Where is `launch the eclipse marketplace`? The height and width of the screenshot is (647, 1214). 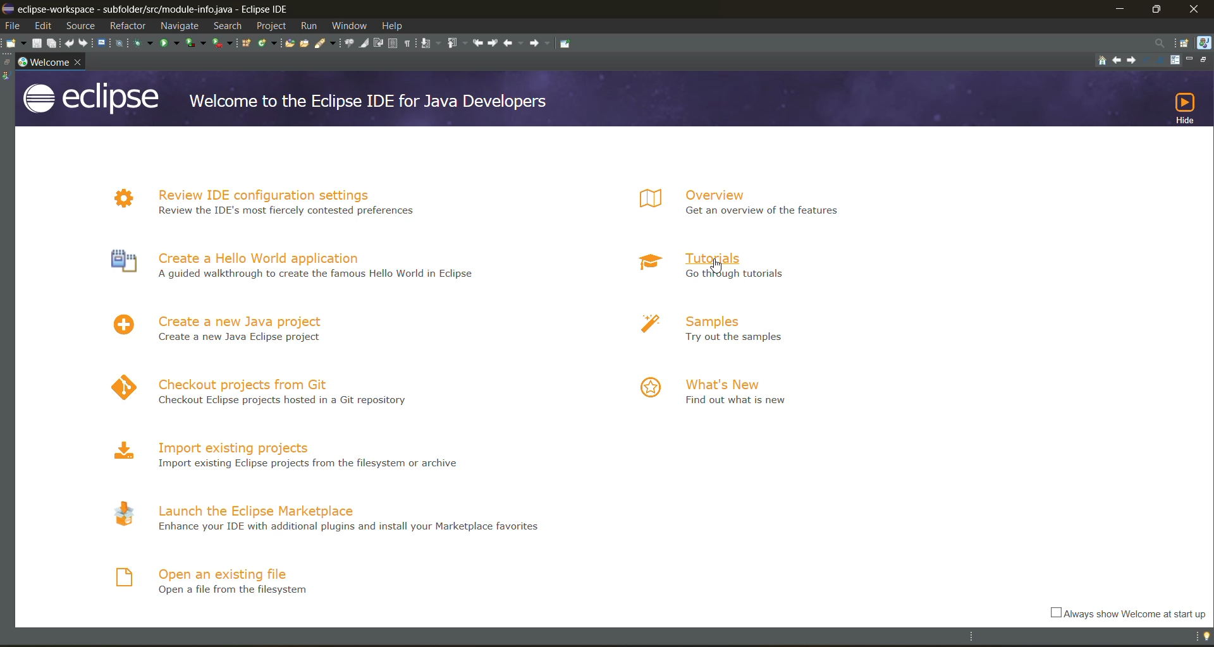 launch the eclipse marketplace is located at coordinates (336, 520).